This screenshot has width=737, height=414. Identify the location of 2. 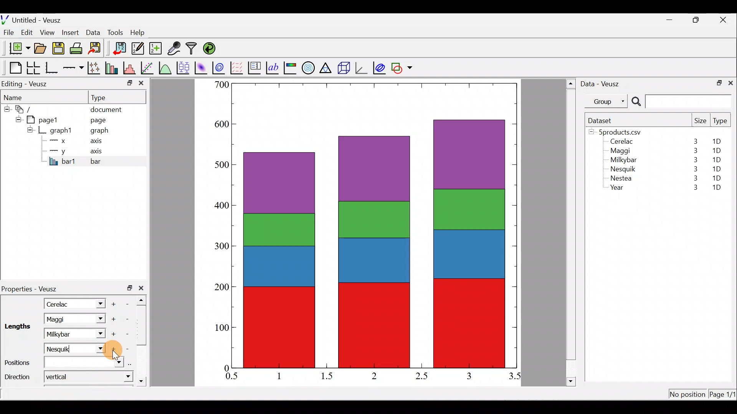
(373, 375).